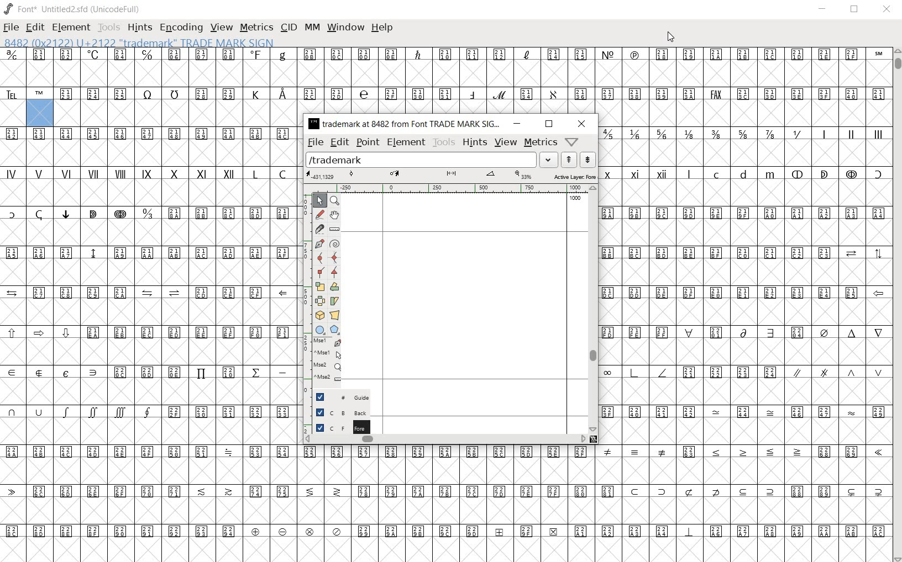 This screenshot has width=902, height=562. Describe the element at coordinates (72, 29) in the screenshot. I see `ELEMENT` at that location.